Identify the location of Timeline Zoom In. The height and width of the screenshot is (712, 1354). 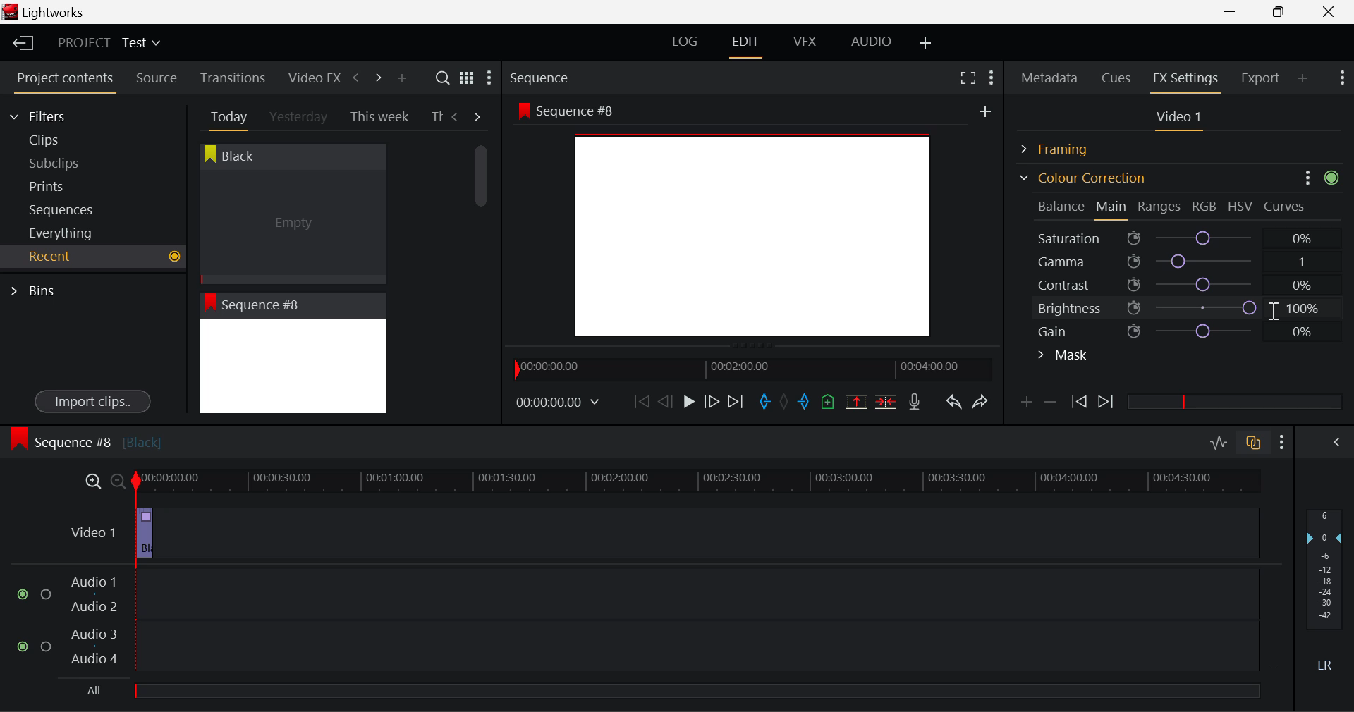
(90, 481).